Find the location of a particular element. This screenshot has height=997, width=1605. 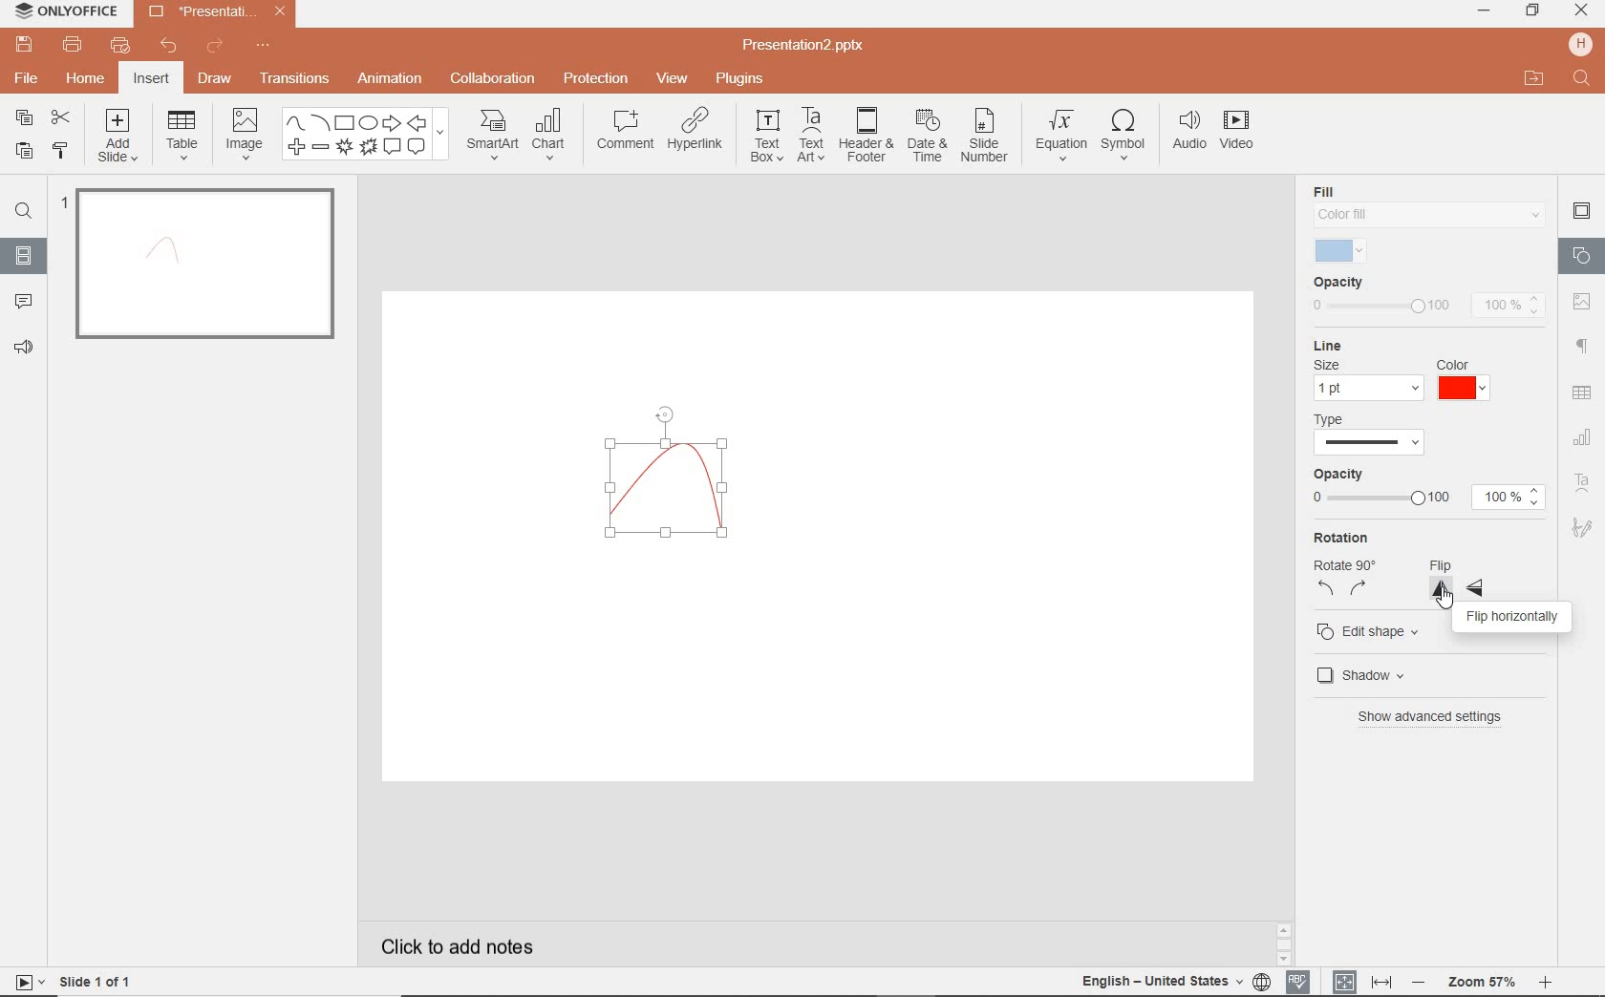

SCROLLBAR is located at coordinates (1284, 942).